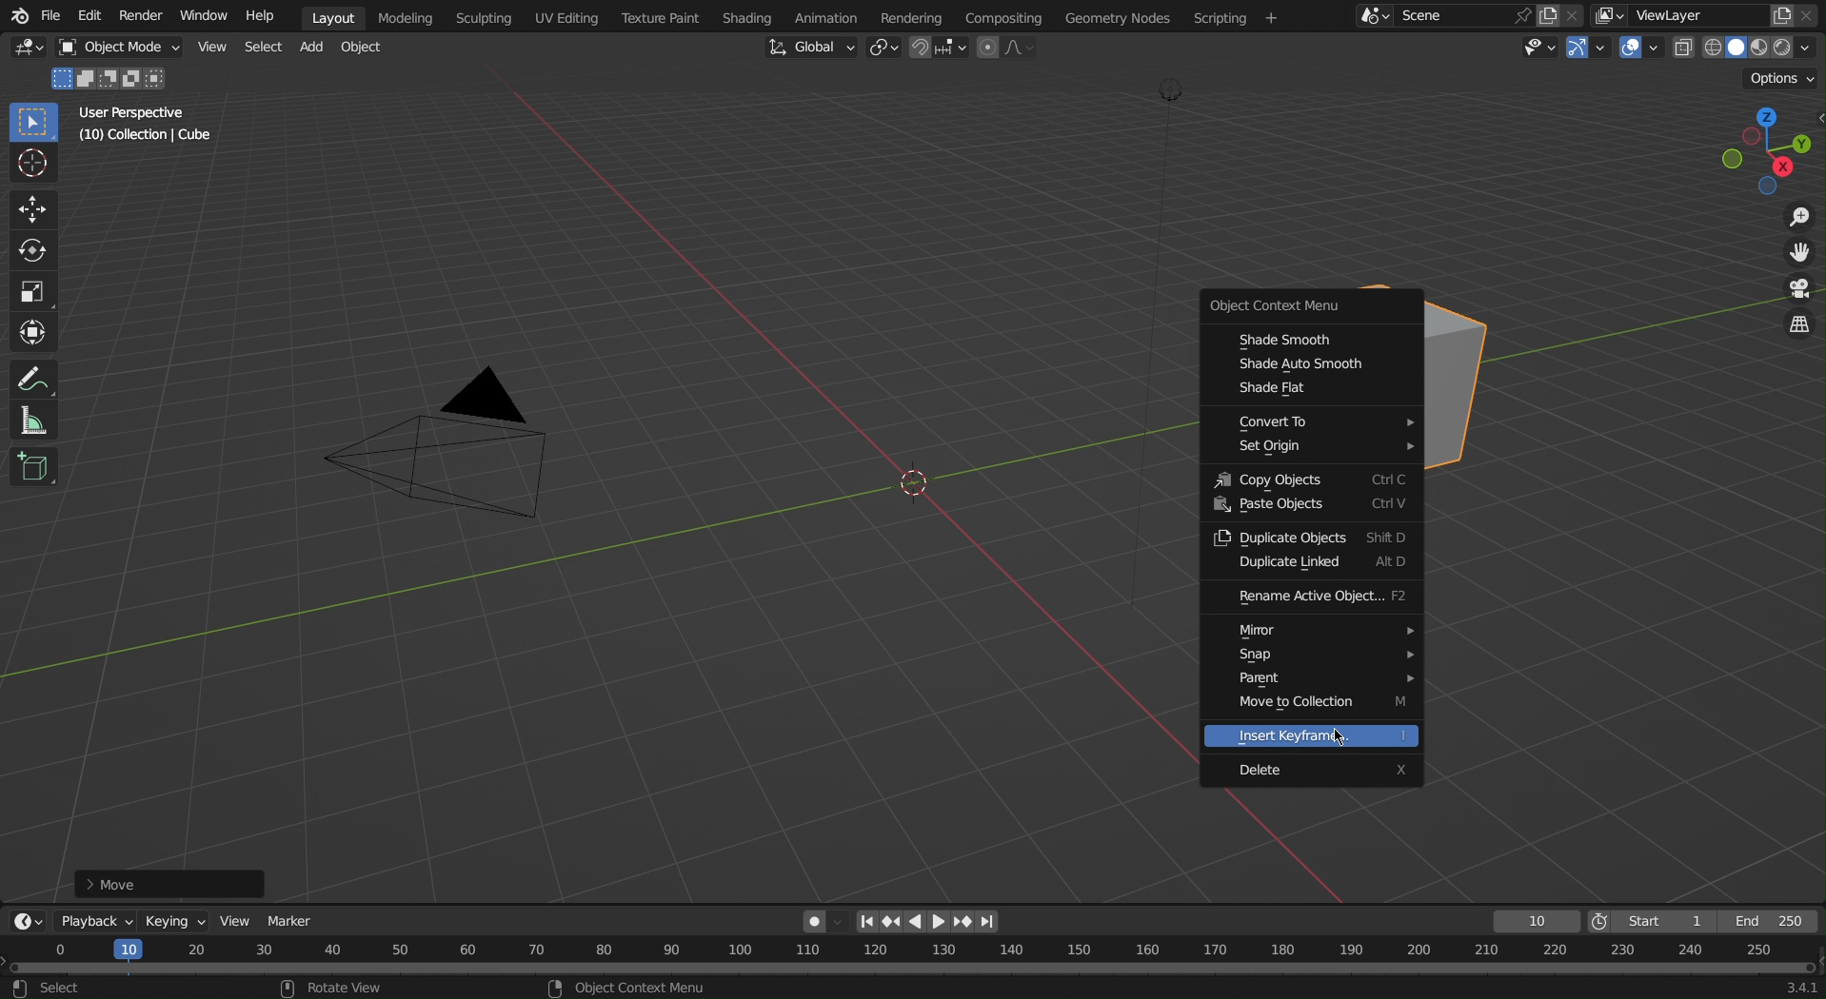  I want to click on Global, so click(809, 48).